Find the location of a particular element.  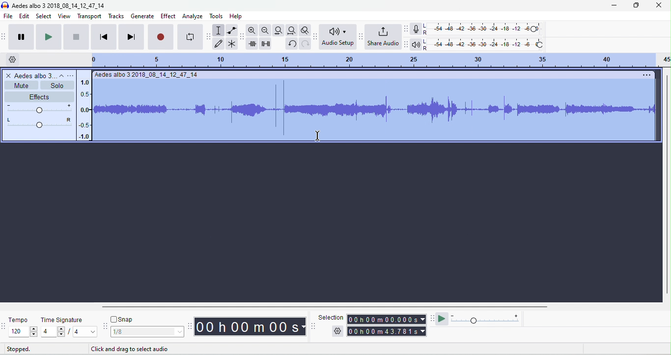

playback meter toolbar is located at coordinates (408, 45).